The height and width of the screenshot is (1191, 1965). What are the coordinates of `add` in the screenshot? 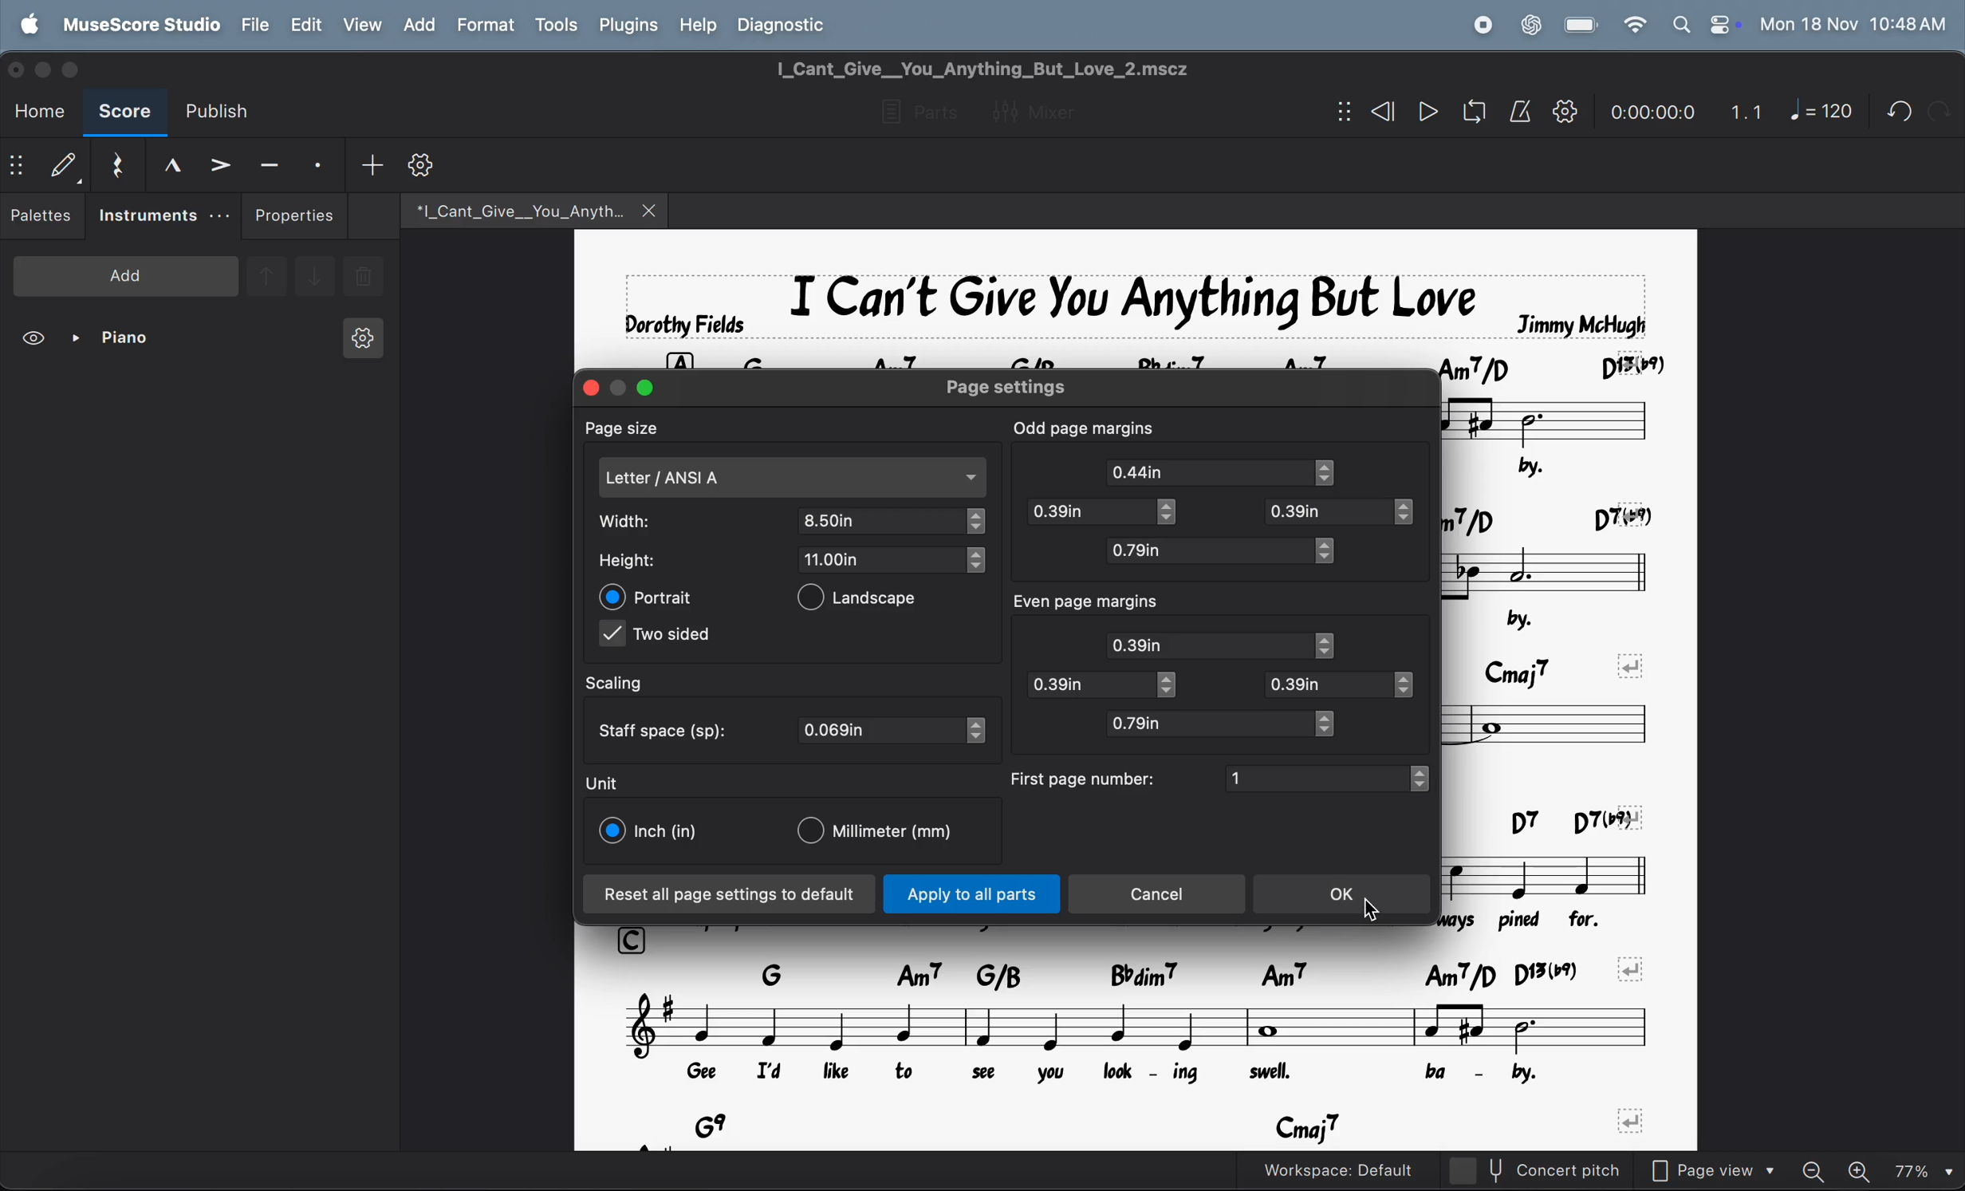 It's located at (418, 24).